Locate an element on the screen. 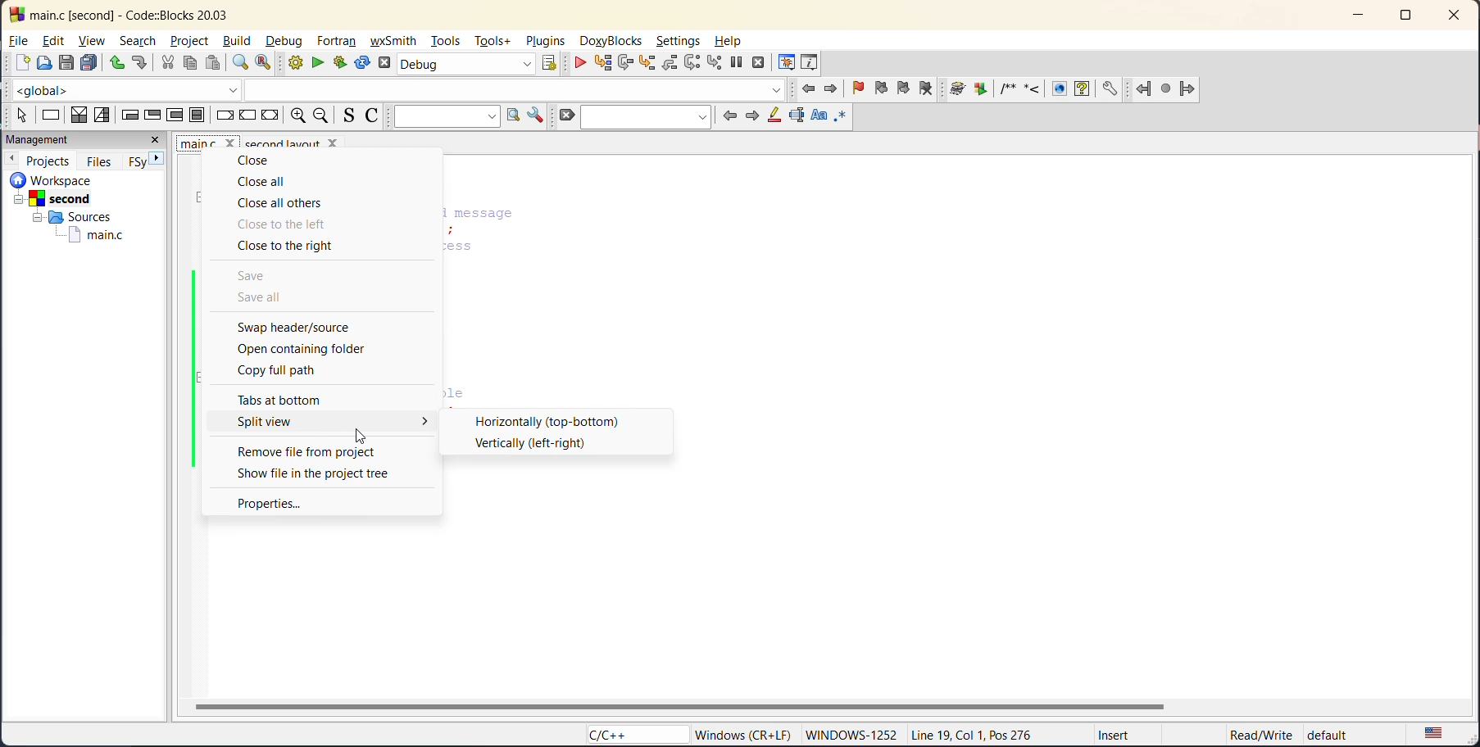 This screenshot has height=747, width=1480. select is located at coordinates (20, 115).